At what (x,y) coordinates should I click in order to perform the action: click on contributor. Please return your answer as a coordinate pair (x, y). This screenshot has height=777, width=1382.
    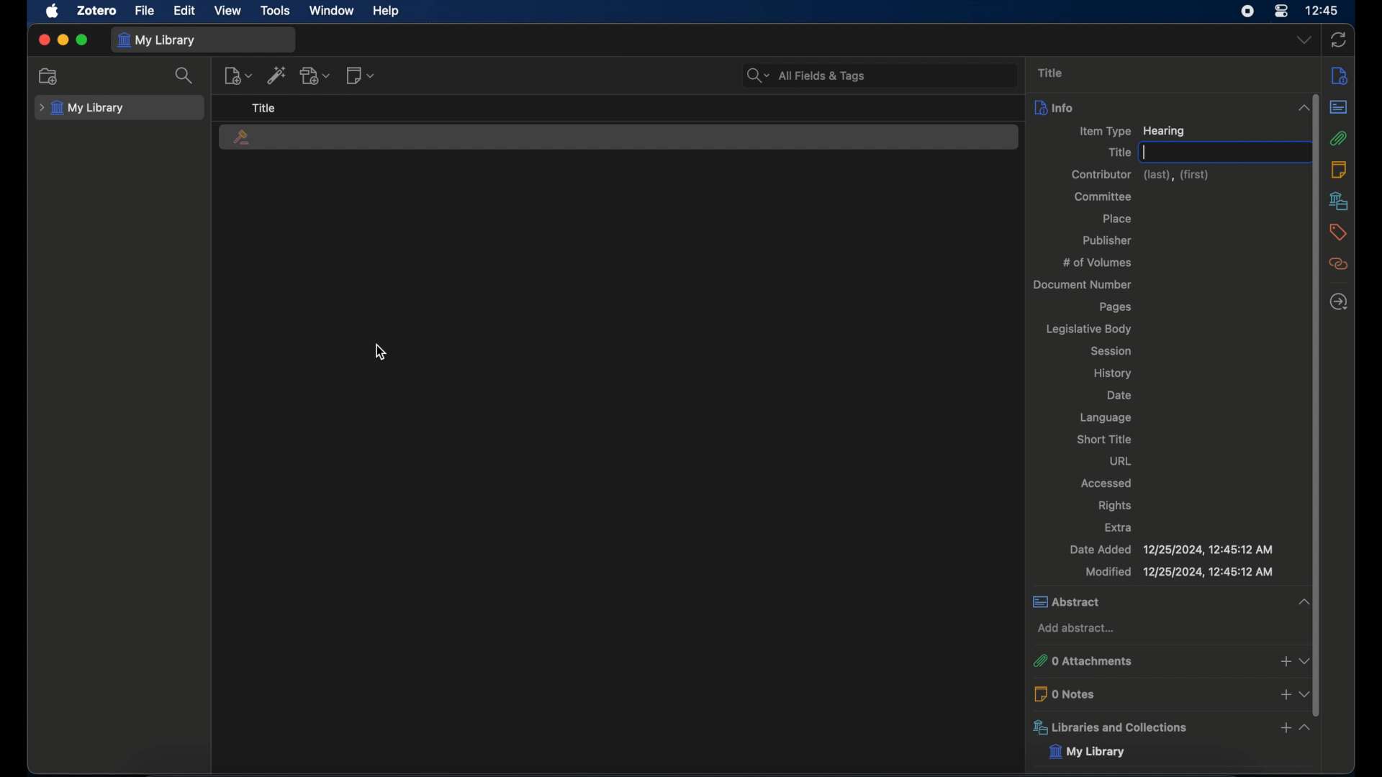
    Looking at the image, I should click on (1141, 175).